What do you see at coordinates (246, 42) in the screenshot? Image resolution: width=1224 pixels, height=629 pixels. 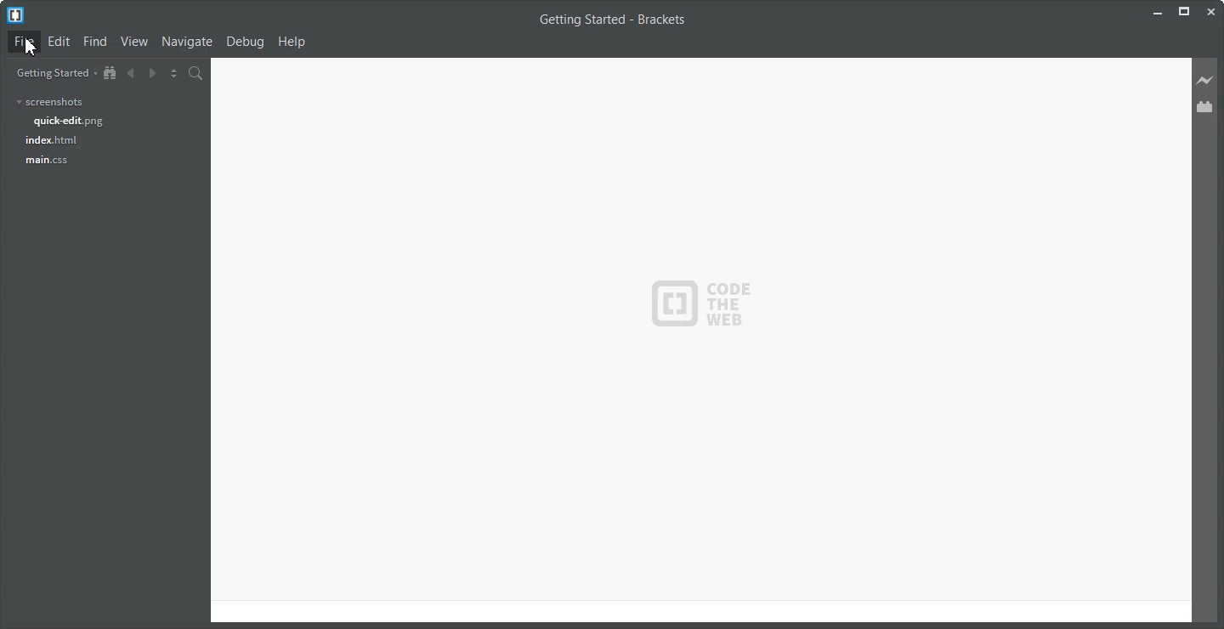 I see `Debug` at bounding box center [246, 42].